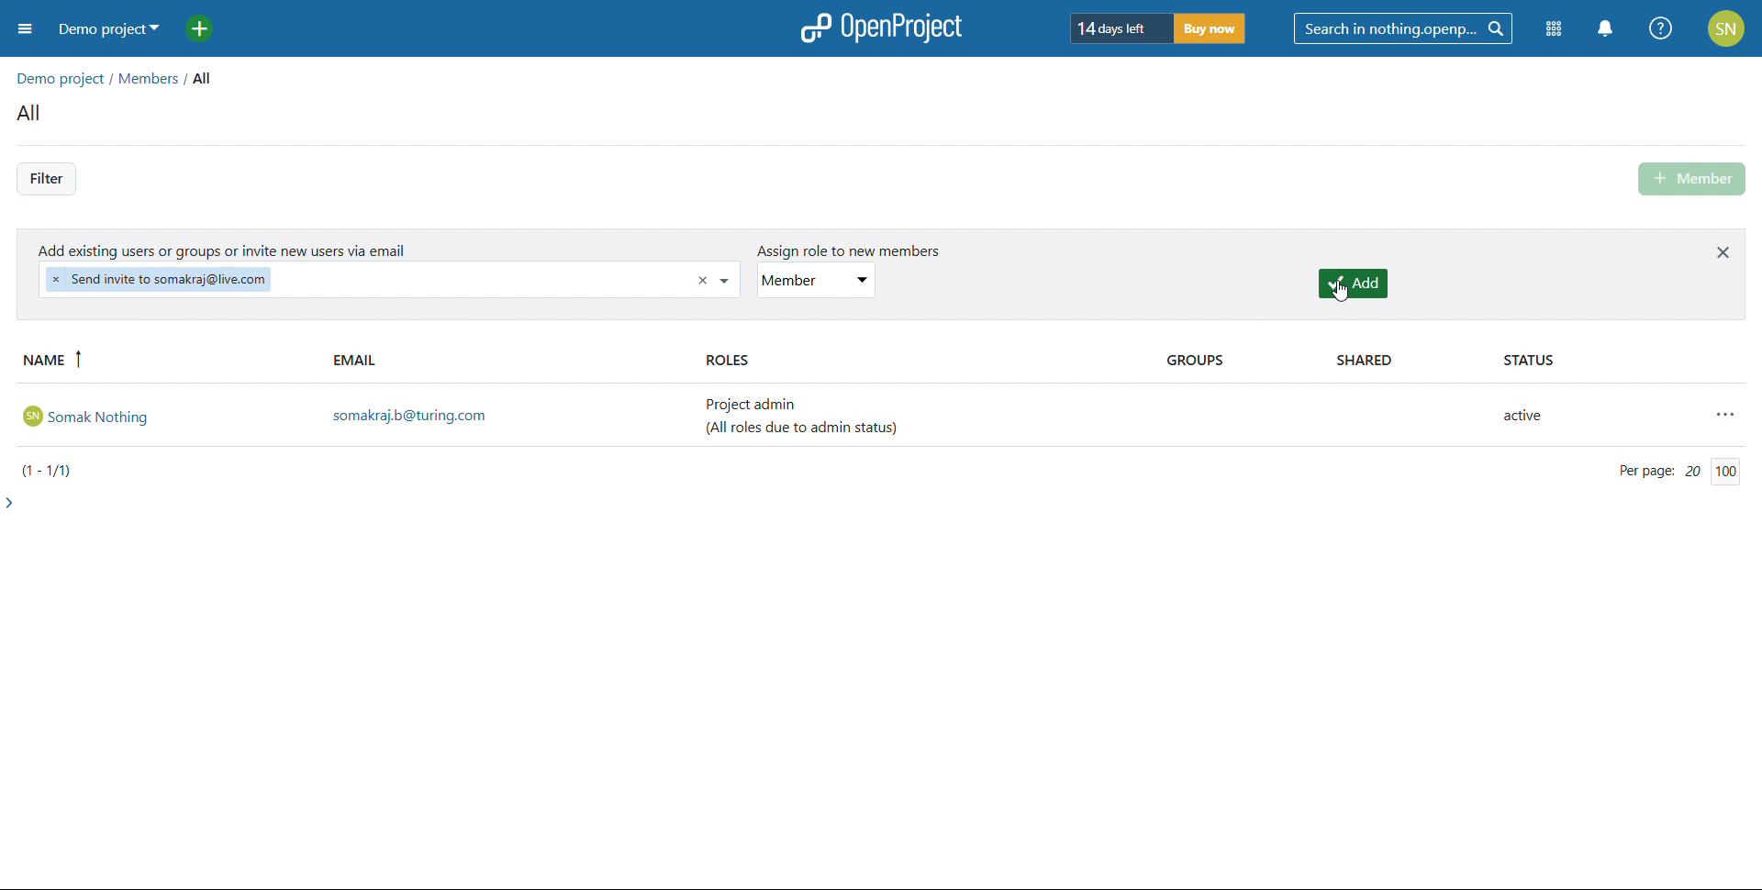  What do you see at coordinates (1553, 29) in the screenshot?
I see `module` at bounding box center [1553, 29].